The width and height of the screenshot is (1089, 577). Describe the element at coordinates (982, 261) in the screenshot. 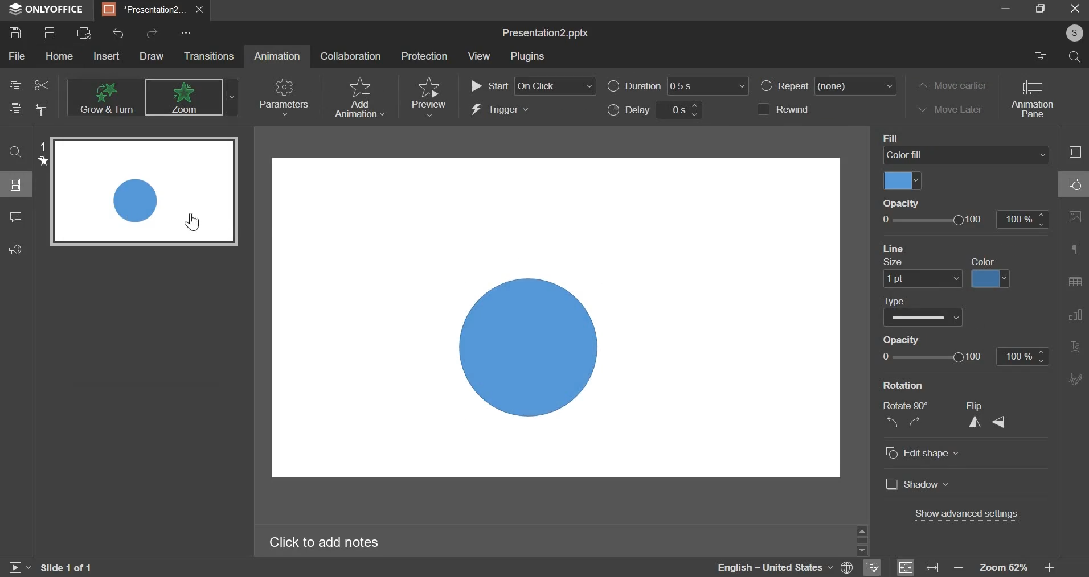

I see `color fill` at that location.